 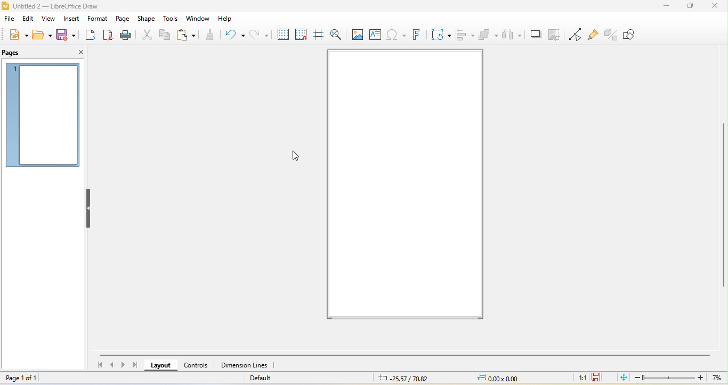 I want to click on hide, so click(x=89, y=209).